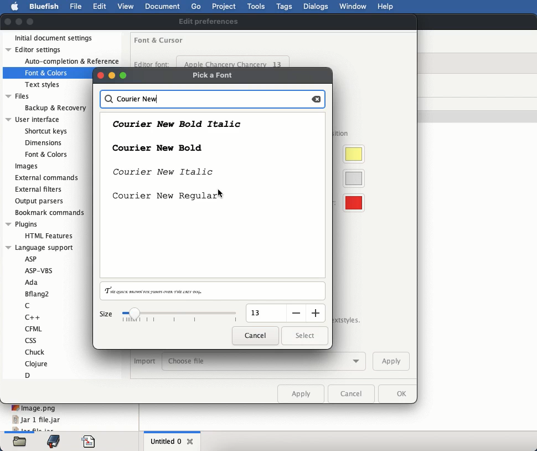  Describe the element at coordinates (385, 7) in the screenshot. I see `help` at that location.